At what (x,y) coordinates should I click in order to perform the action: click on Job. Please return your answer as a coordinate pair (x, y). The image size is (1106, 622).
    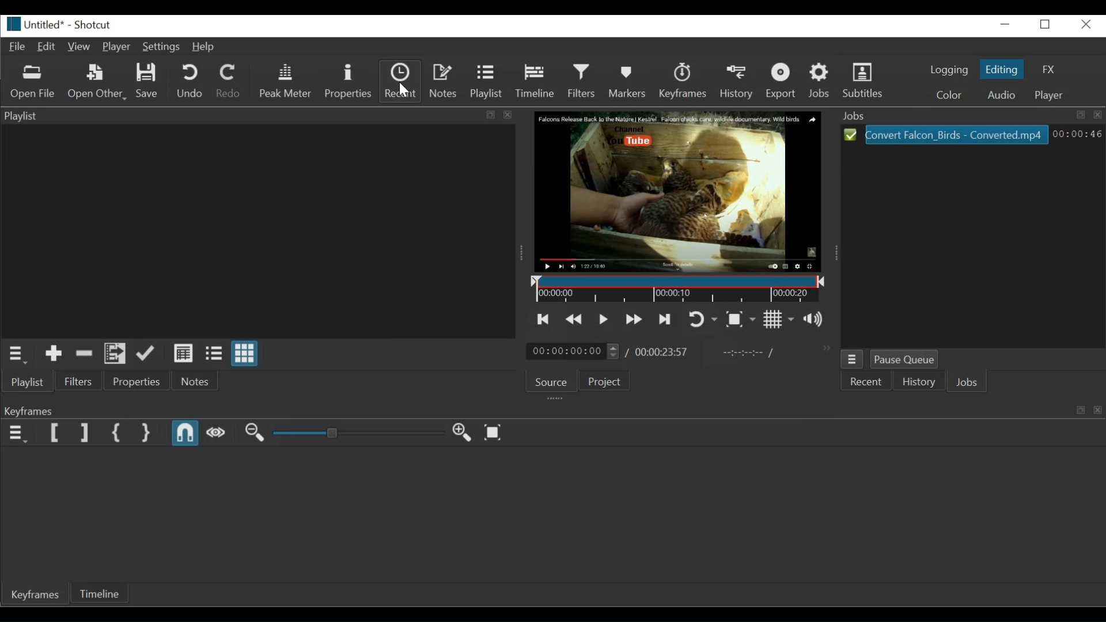
    Looking at the image, I should click on (972, 116).